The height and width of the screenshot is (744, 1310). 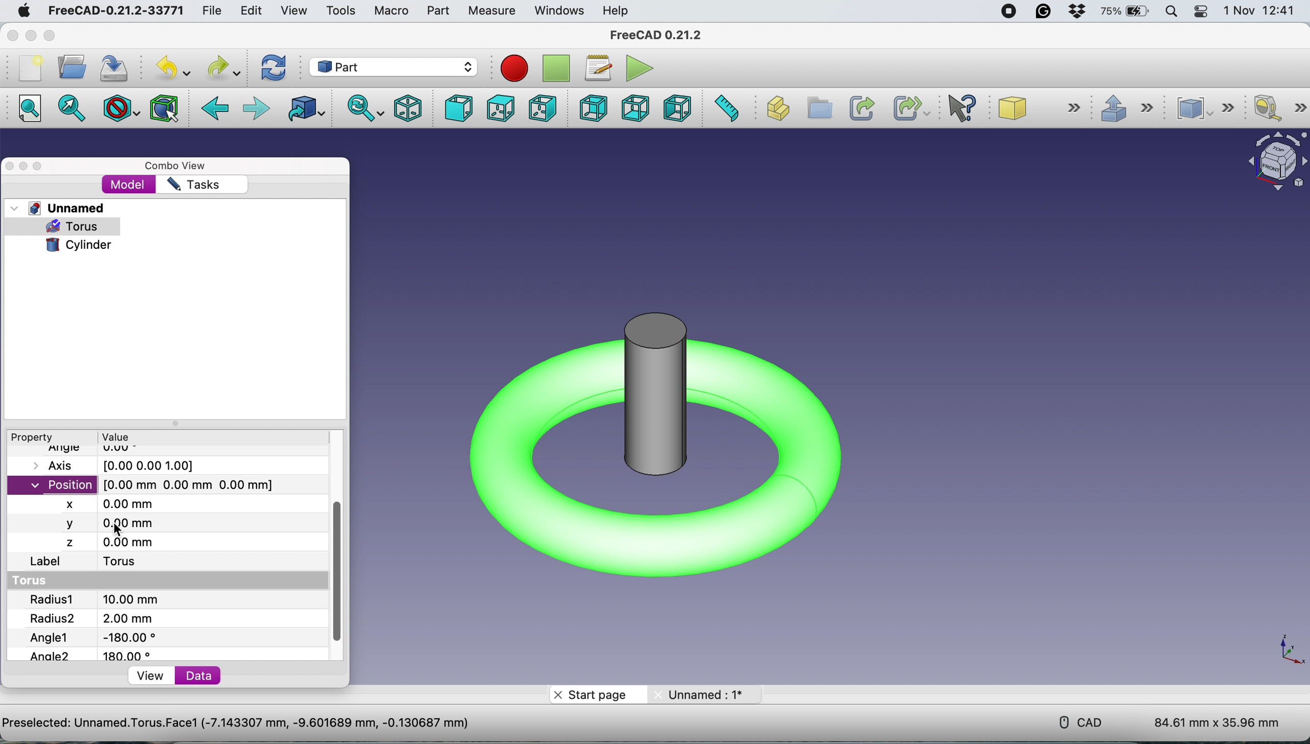 What do you see at coordinates (489, 10) in the screenshot?
I see `measure` at bounding box center [489, 10].